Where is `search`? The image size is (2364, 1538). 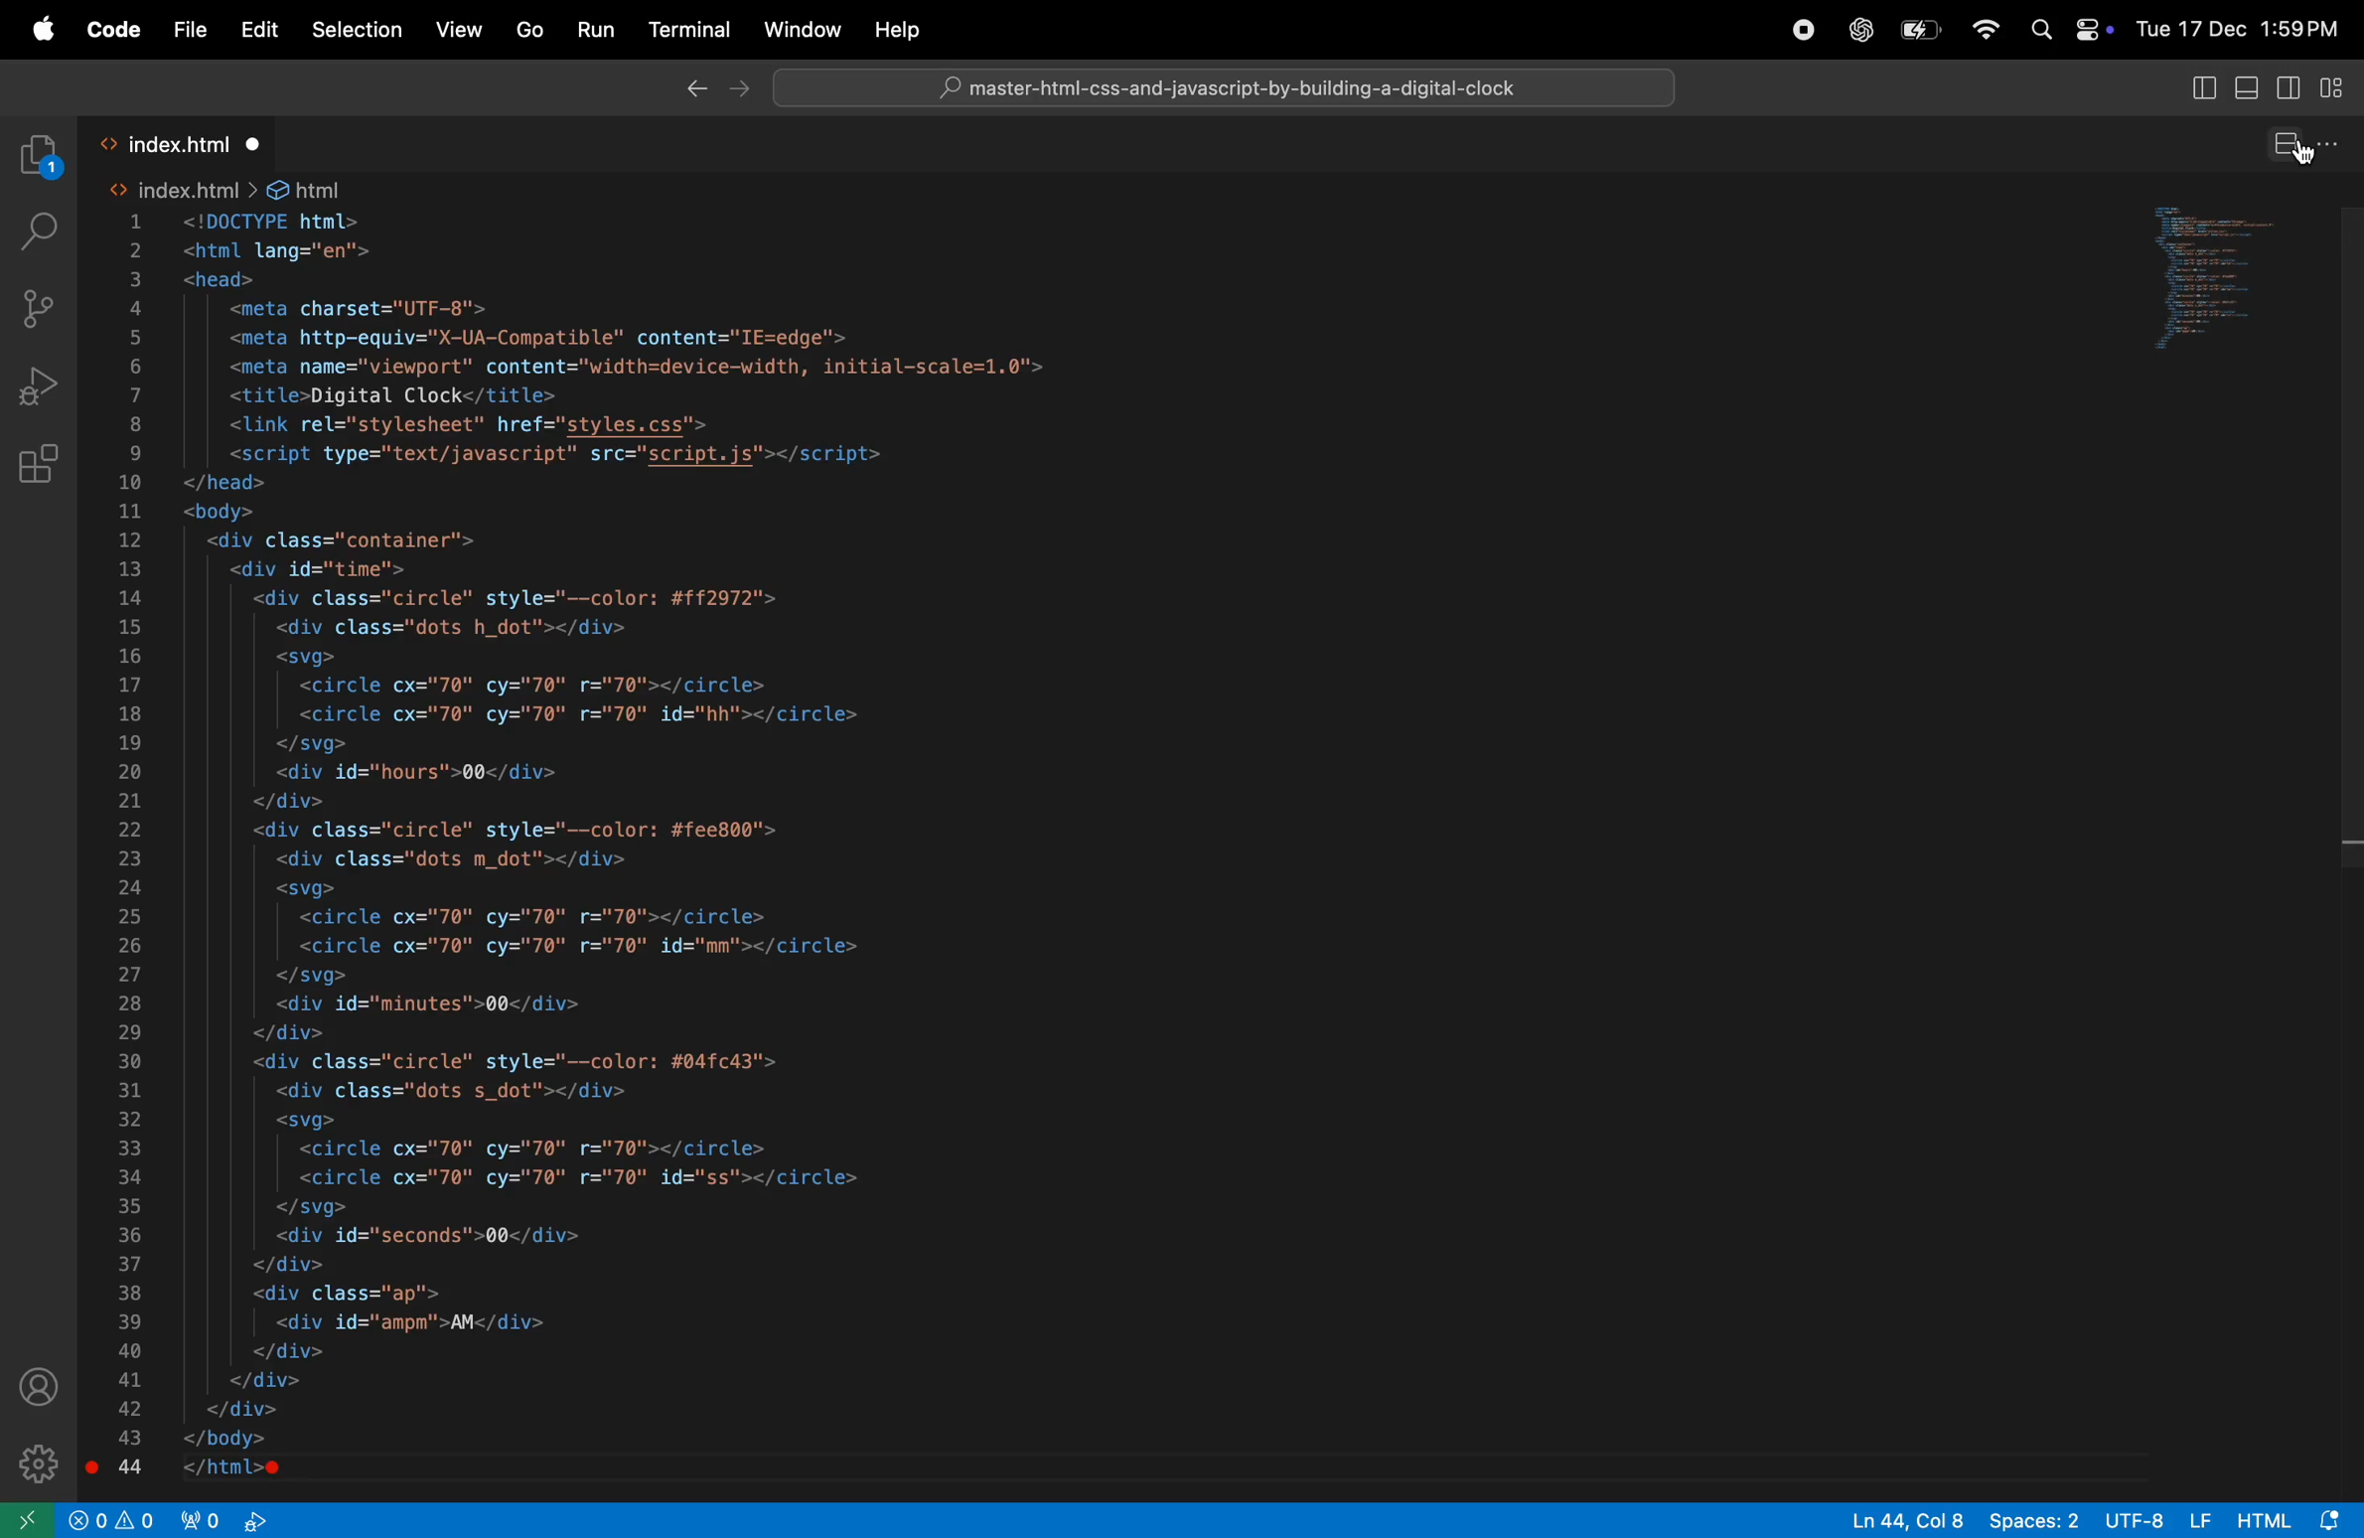
search is located at coordinates (38, 229).